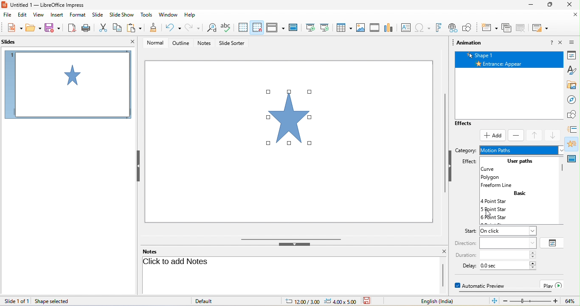 The height and width of the screenshot is (306, 580). What do you see at coordinates (574, 100) in the screenshot?
I see `navigator` at bounding box center [574, 100].